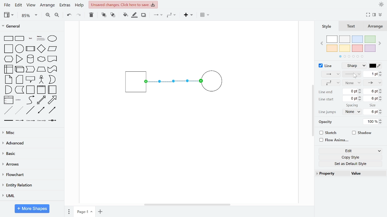 The height and width of the screenshot is (217, 387). I want to click on line, so click(30, 110).